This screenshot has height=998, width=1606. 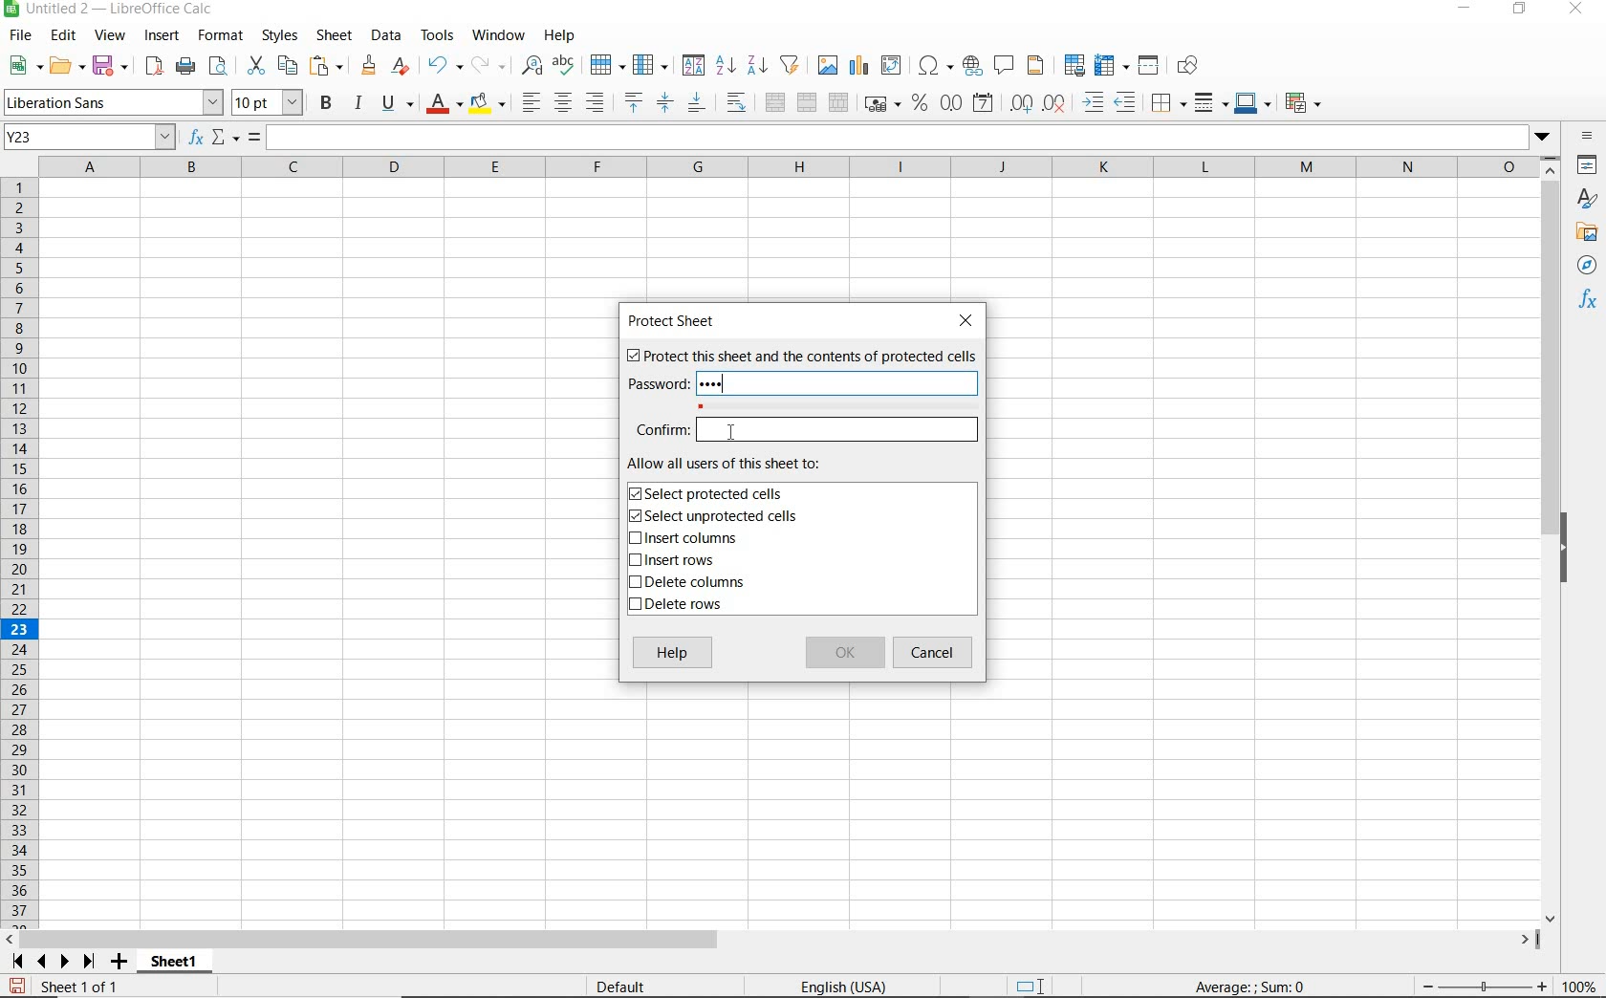 I want to click on TOGGLE PRINT PREVIEW, so click(x=221, y=66).